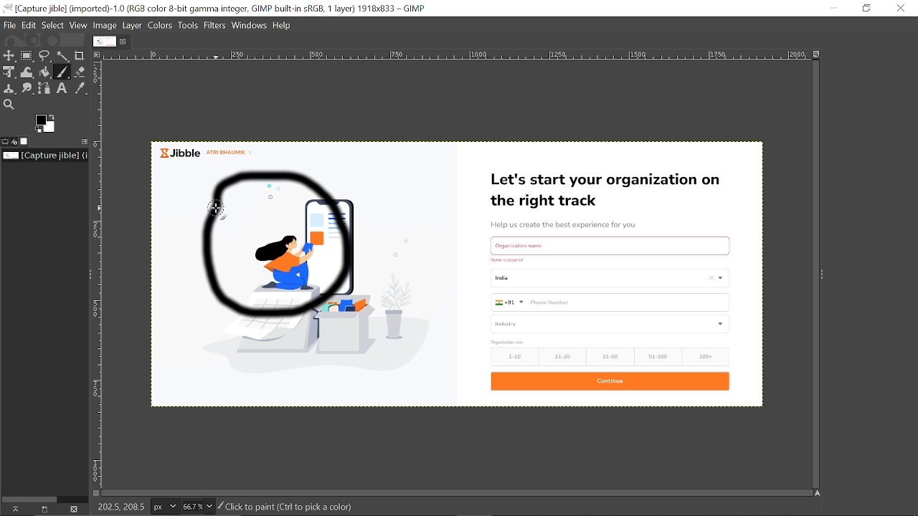 The width and height of the screenshot is (918, 516). Describe the element at coordinates (63, 57) in the screenshot. I see `Fuzzy select tool ` at that location.